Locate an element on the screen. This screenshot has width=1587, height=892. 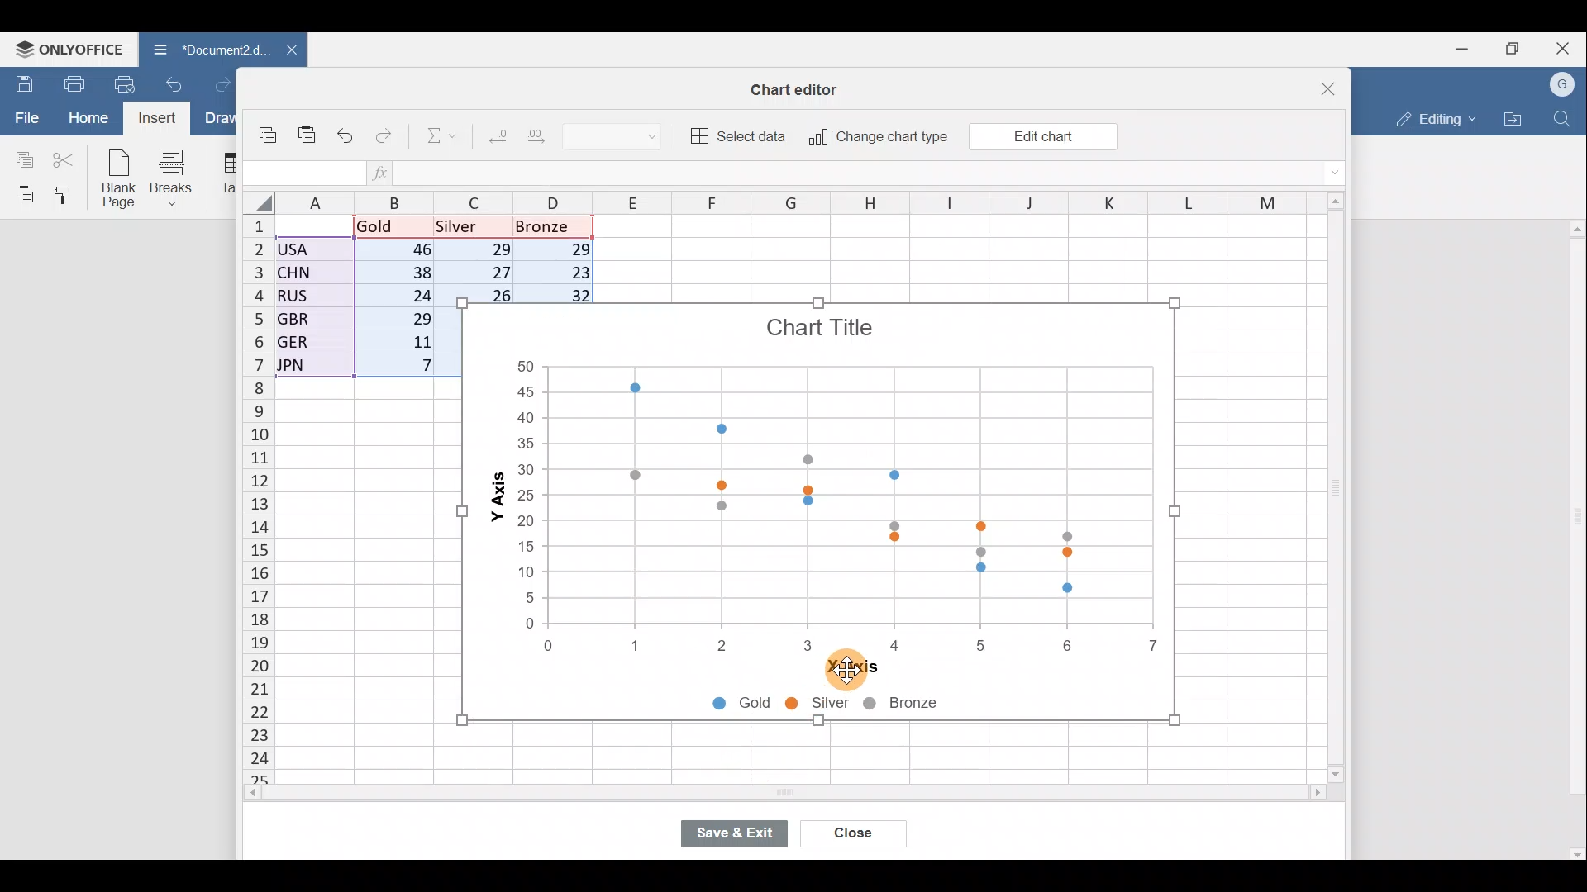
Home is located at coordinates (83, 120).